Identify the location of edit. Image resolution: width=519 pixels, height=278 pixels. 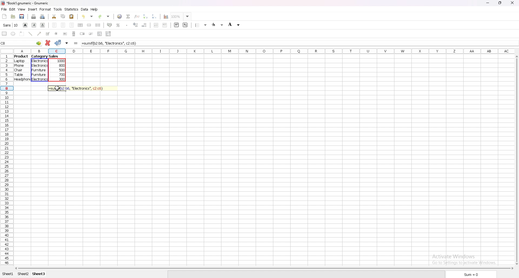
(13, 9).